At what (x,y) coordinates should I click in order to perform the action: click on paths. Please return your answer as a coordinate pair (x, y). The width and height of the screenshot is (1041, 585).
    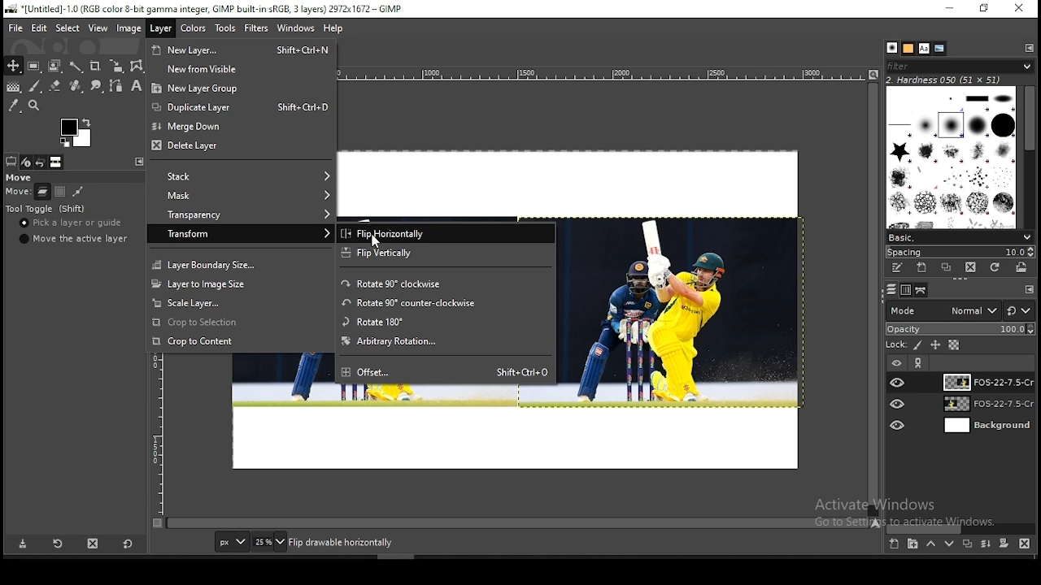
    Looking at the image, I should click on (922, 290).